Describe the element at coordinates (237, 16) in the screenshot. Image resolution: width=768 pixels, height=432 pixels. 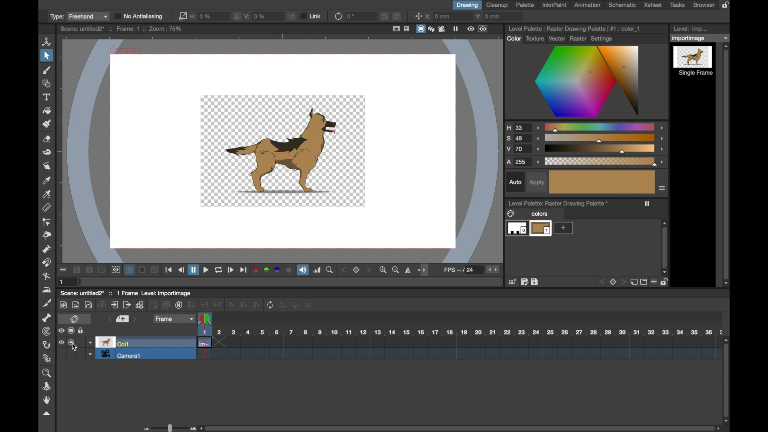
I see `flip horizontally` at that location.